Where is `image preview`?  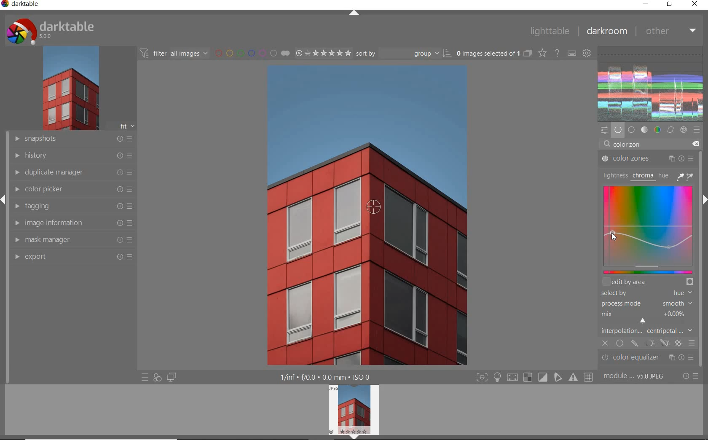
image preview is located at coordinates (352, 407).